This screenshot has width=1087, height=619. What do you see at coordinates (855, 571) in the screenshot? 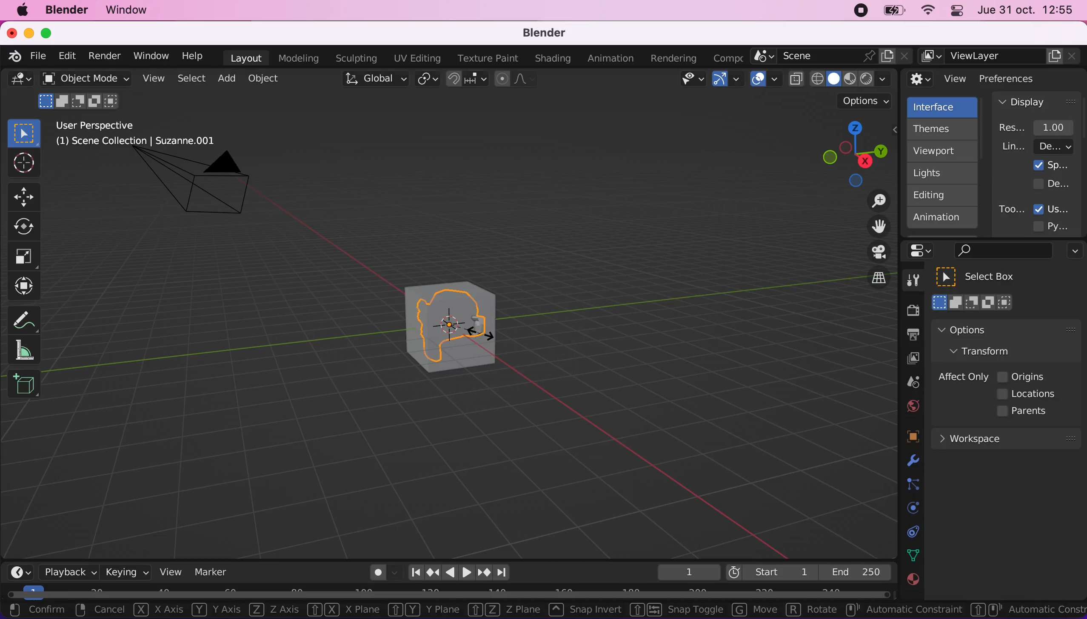
I see `end 250` at bounding box center [855, 571].